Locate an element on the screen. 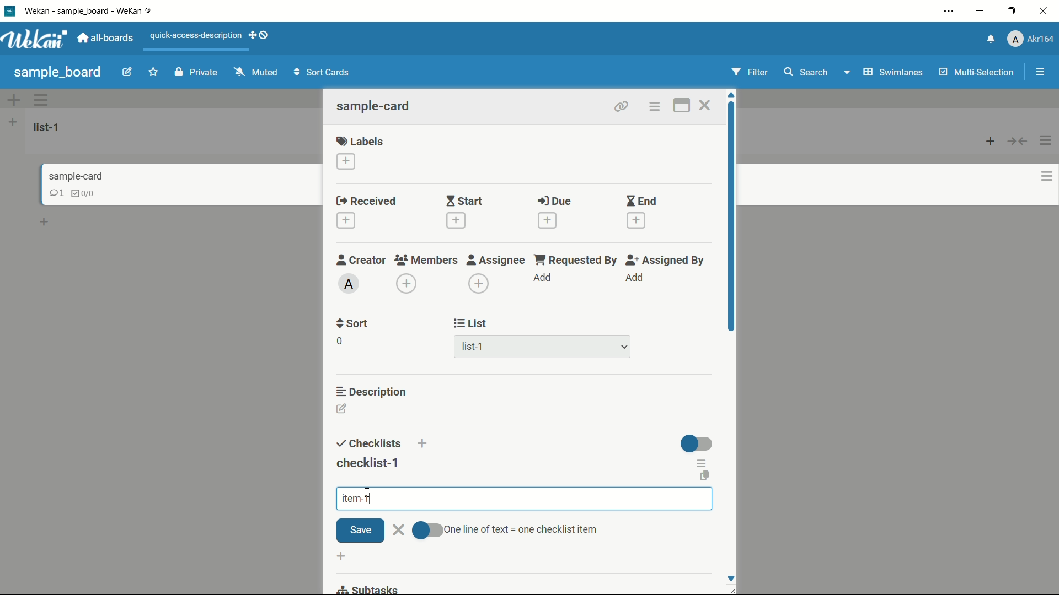  search is located at coordinates (807, 71).